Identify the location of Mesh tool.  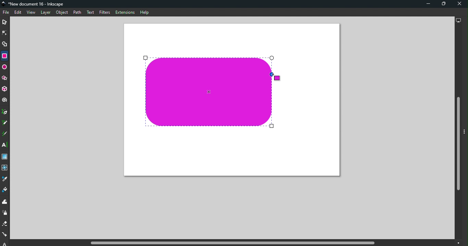
(5, 168).